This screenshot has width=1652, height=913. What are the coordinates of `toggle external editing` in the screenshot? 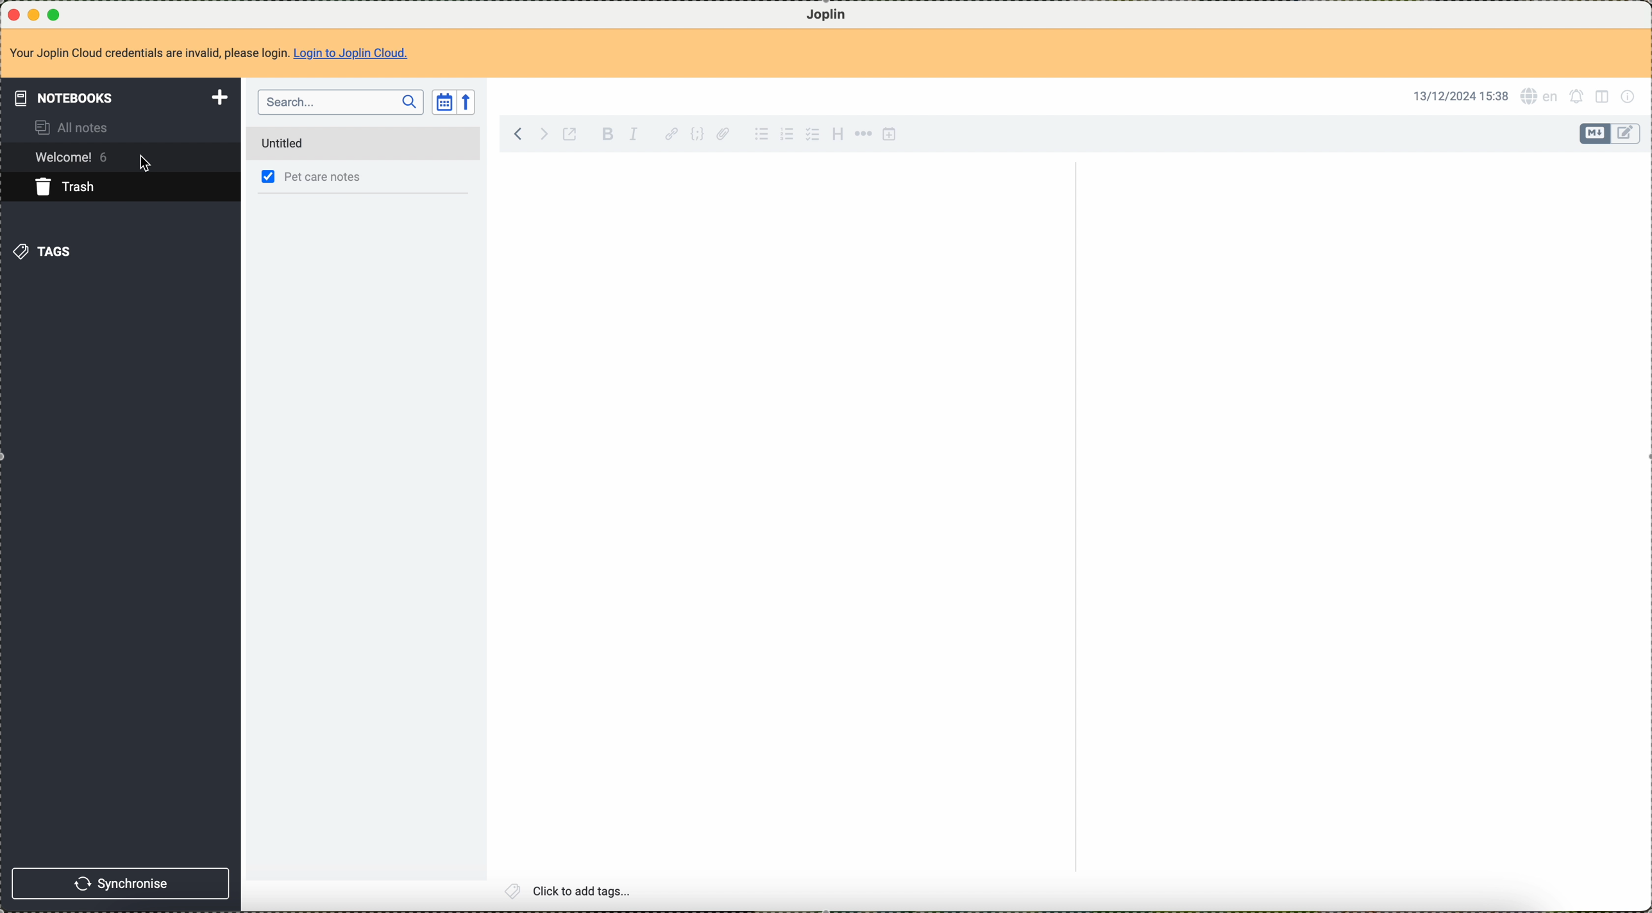 It's located at (574, 134).